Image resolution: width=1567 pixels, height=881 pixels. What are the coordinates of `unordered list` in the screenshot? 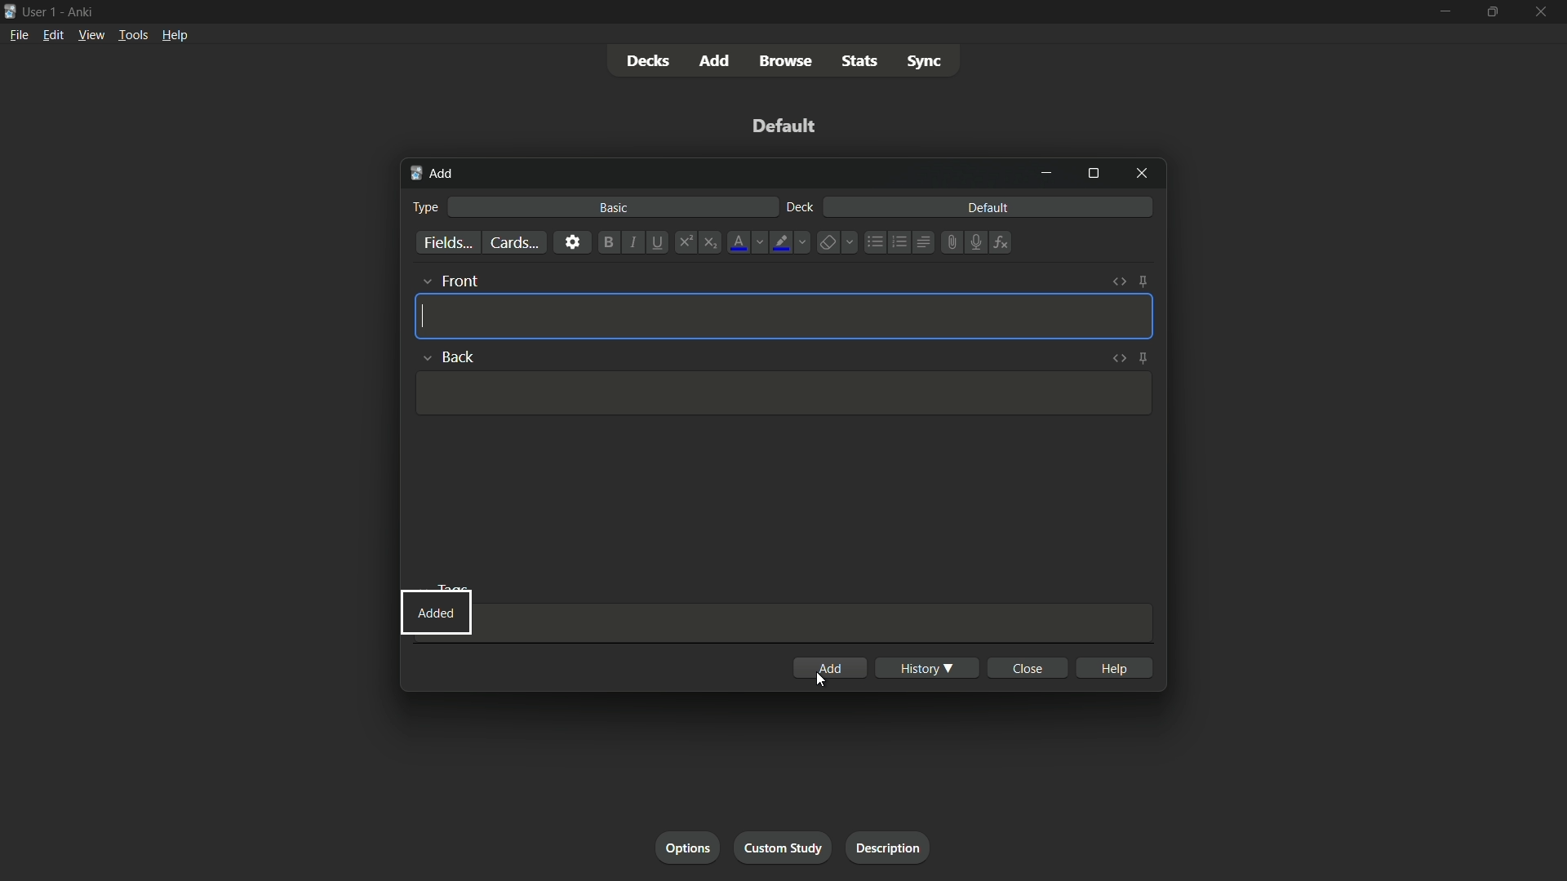 It's located at (874, 242).